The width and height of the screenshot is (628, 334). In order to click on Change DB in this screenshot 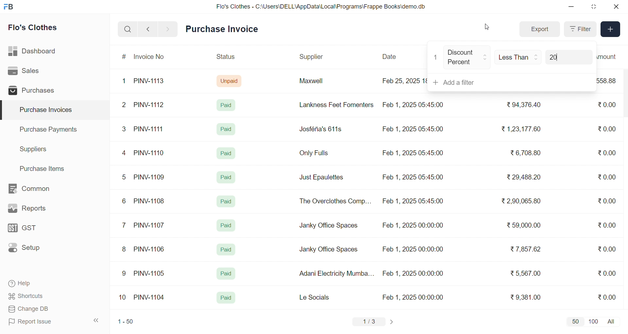, I will do `click(41, 309)`.